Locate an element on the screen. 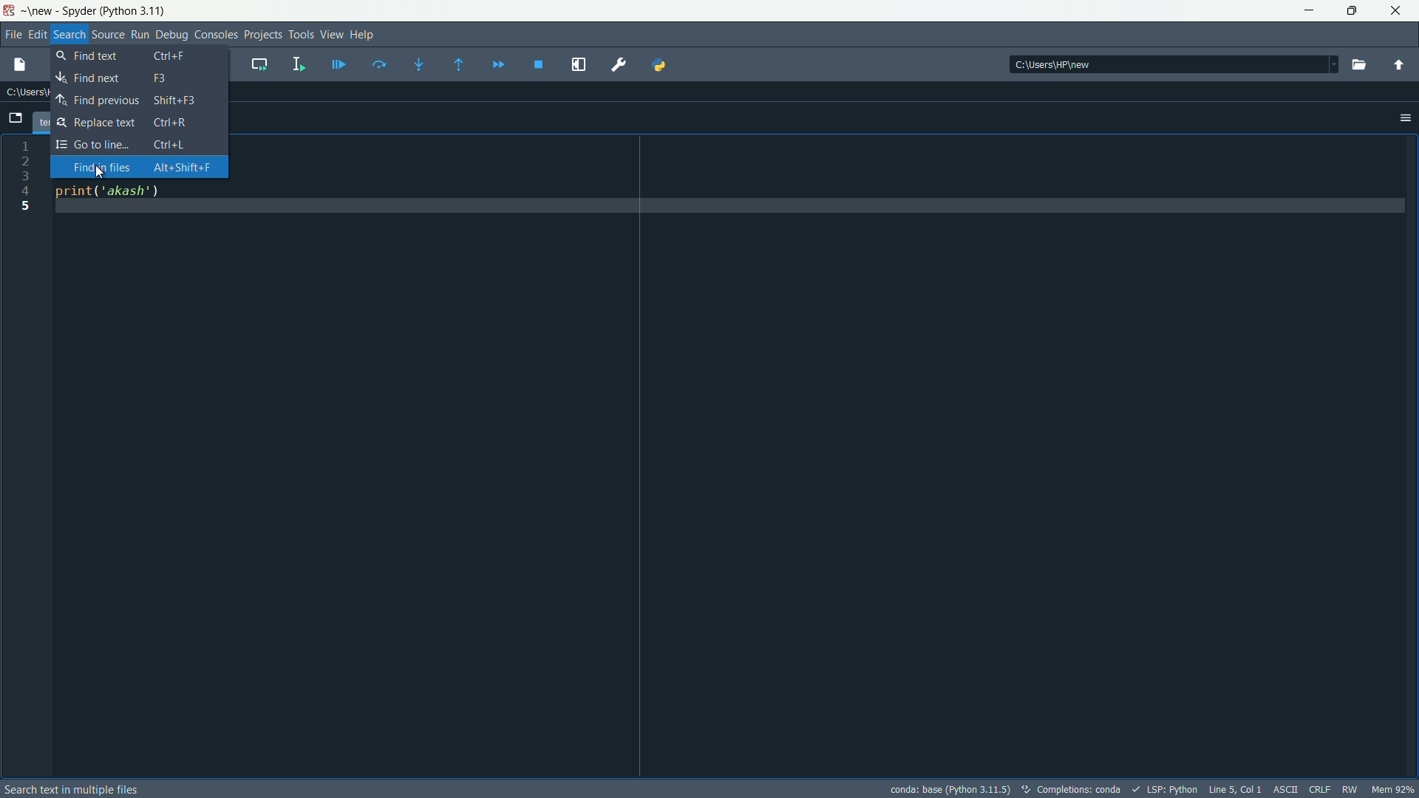 Image resolution: width=1419 pixels, height=798 pixels. parent directory is located at coordinates (1396, 65).